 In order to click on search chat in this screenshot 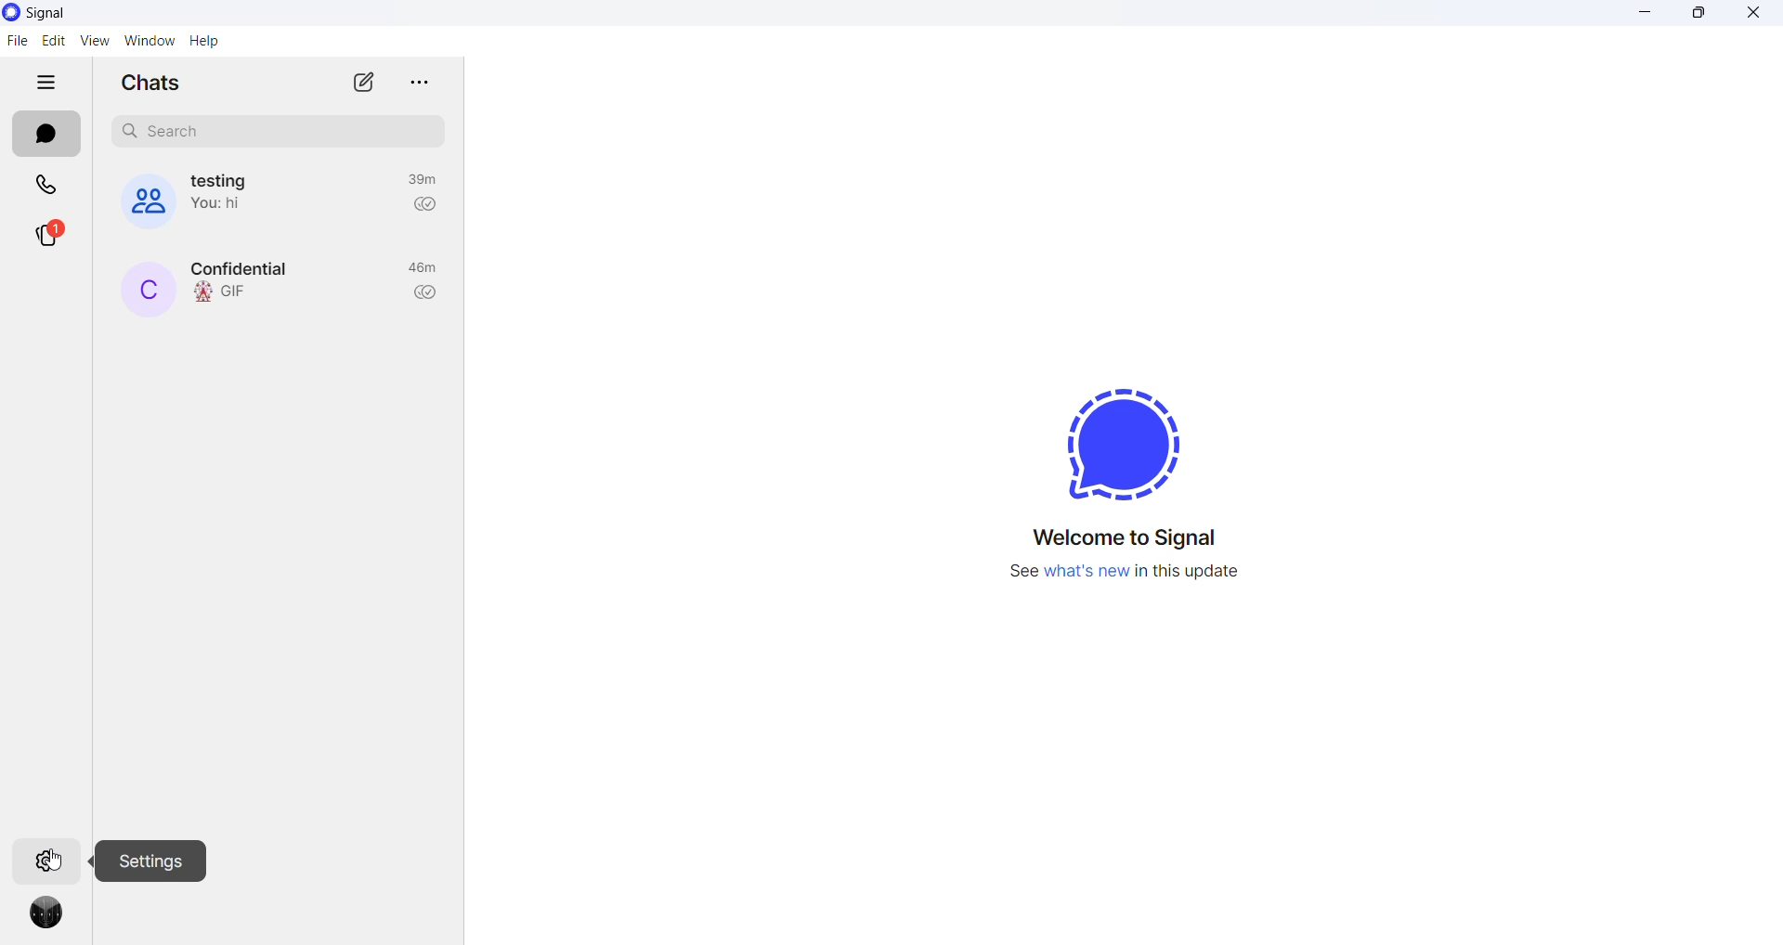, I will do `click(278, 132)`.